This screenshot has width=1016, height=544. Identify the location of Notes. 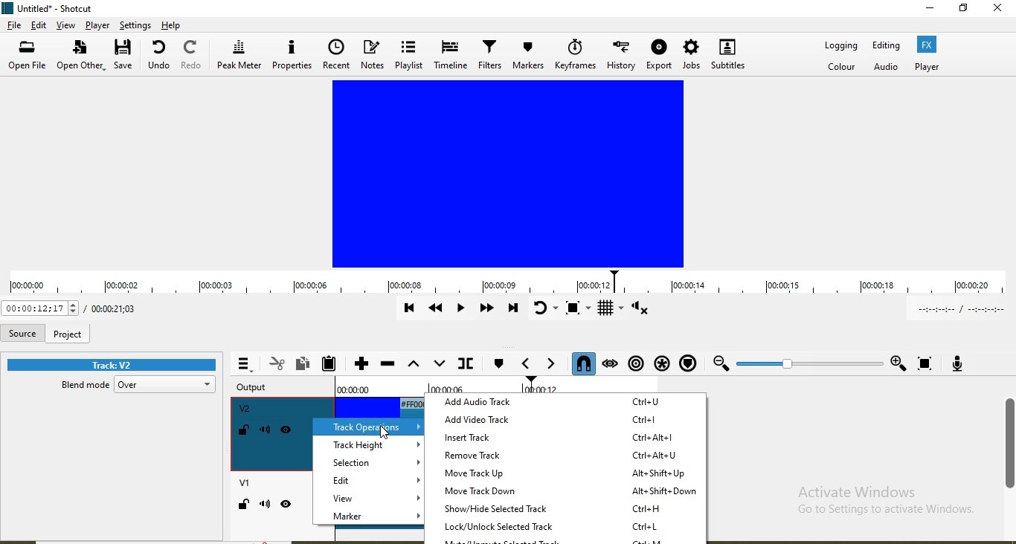
(372, 55).